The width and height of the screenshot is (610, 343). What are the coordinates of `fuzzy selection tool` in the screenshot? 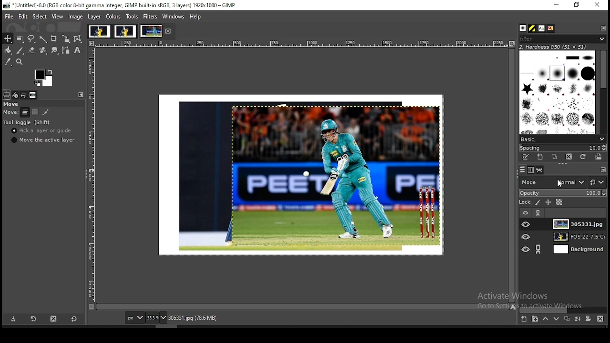 It's located at (43, 39).